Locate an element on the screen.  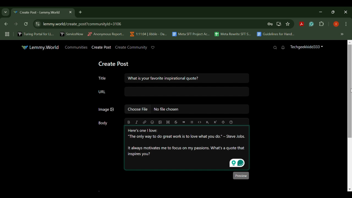
Extensions is located at coordinates (322, 24).